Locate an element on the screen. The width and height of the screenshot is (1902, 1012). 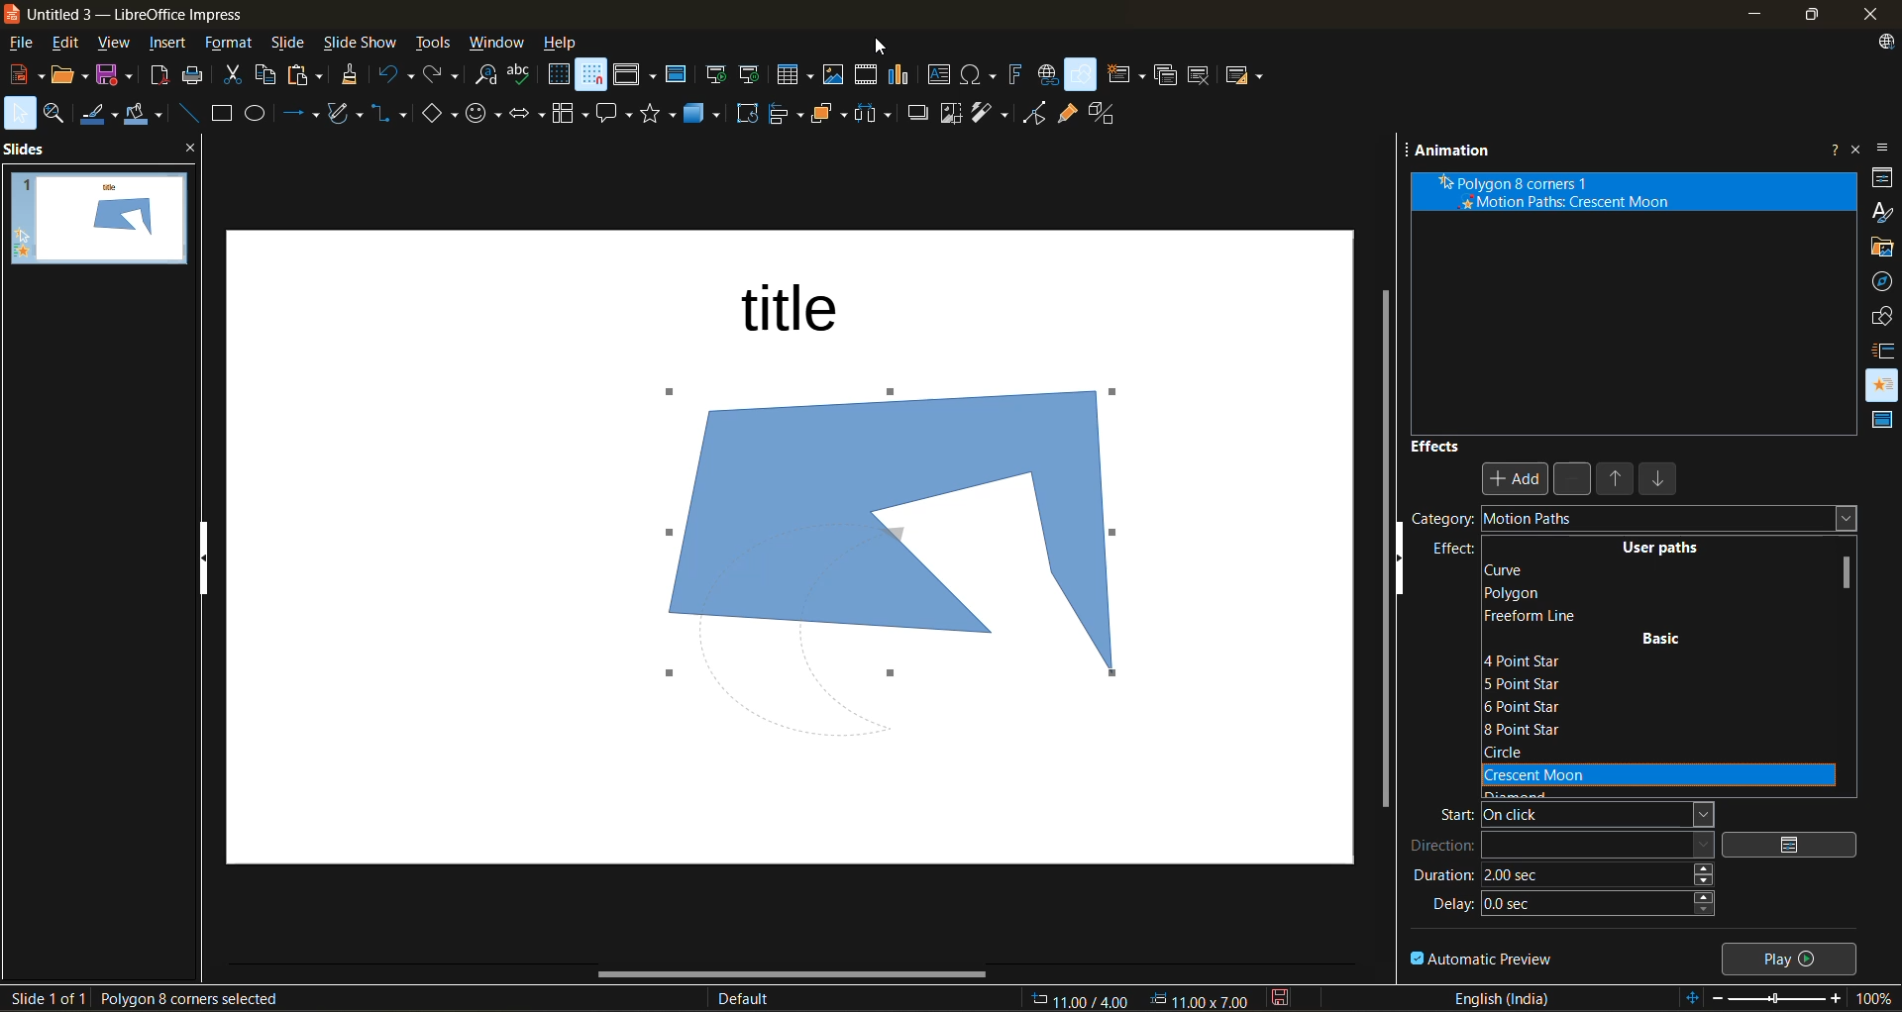
insert is located at coordinates (165, 44).